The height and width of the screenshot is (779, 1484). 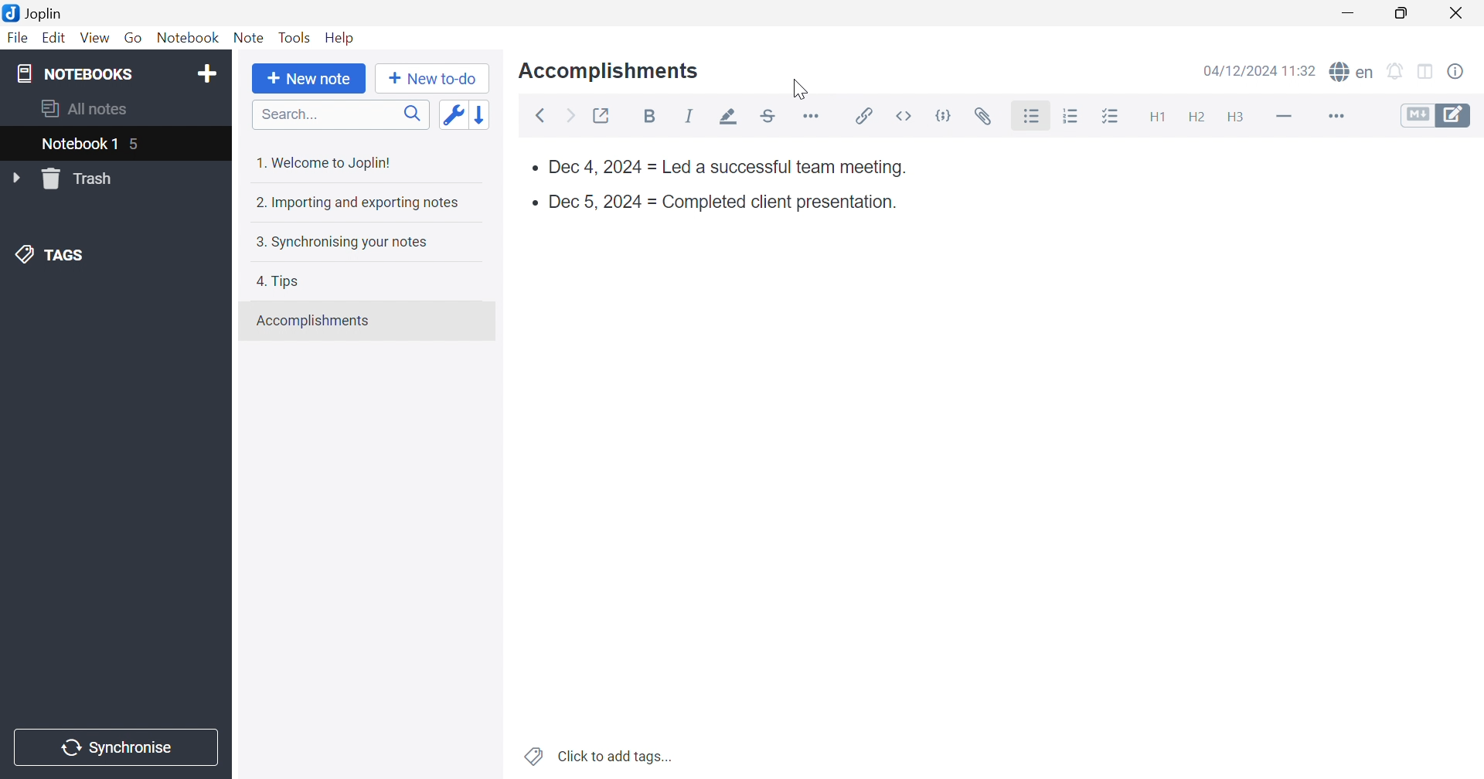 I want to click on Bulleted list, so click(x=1032, y=117).